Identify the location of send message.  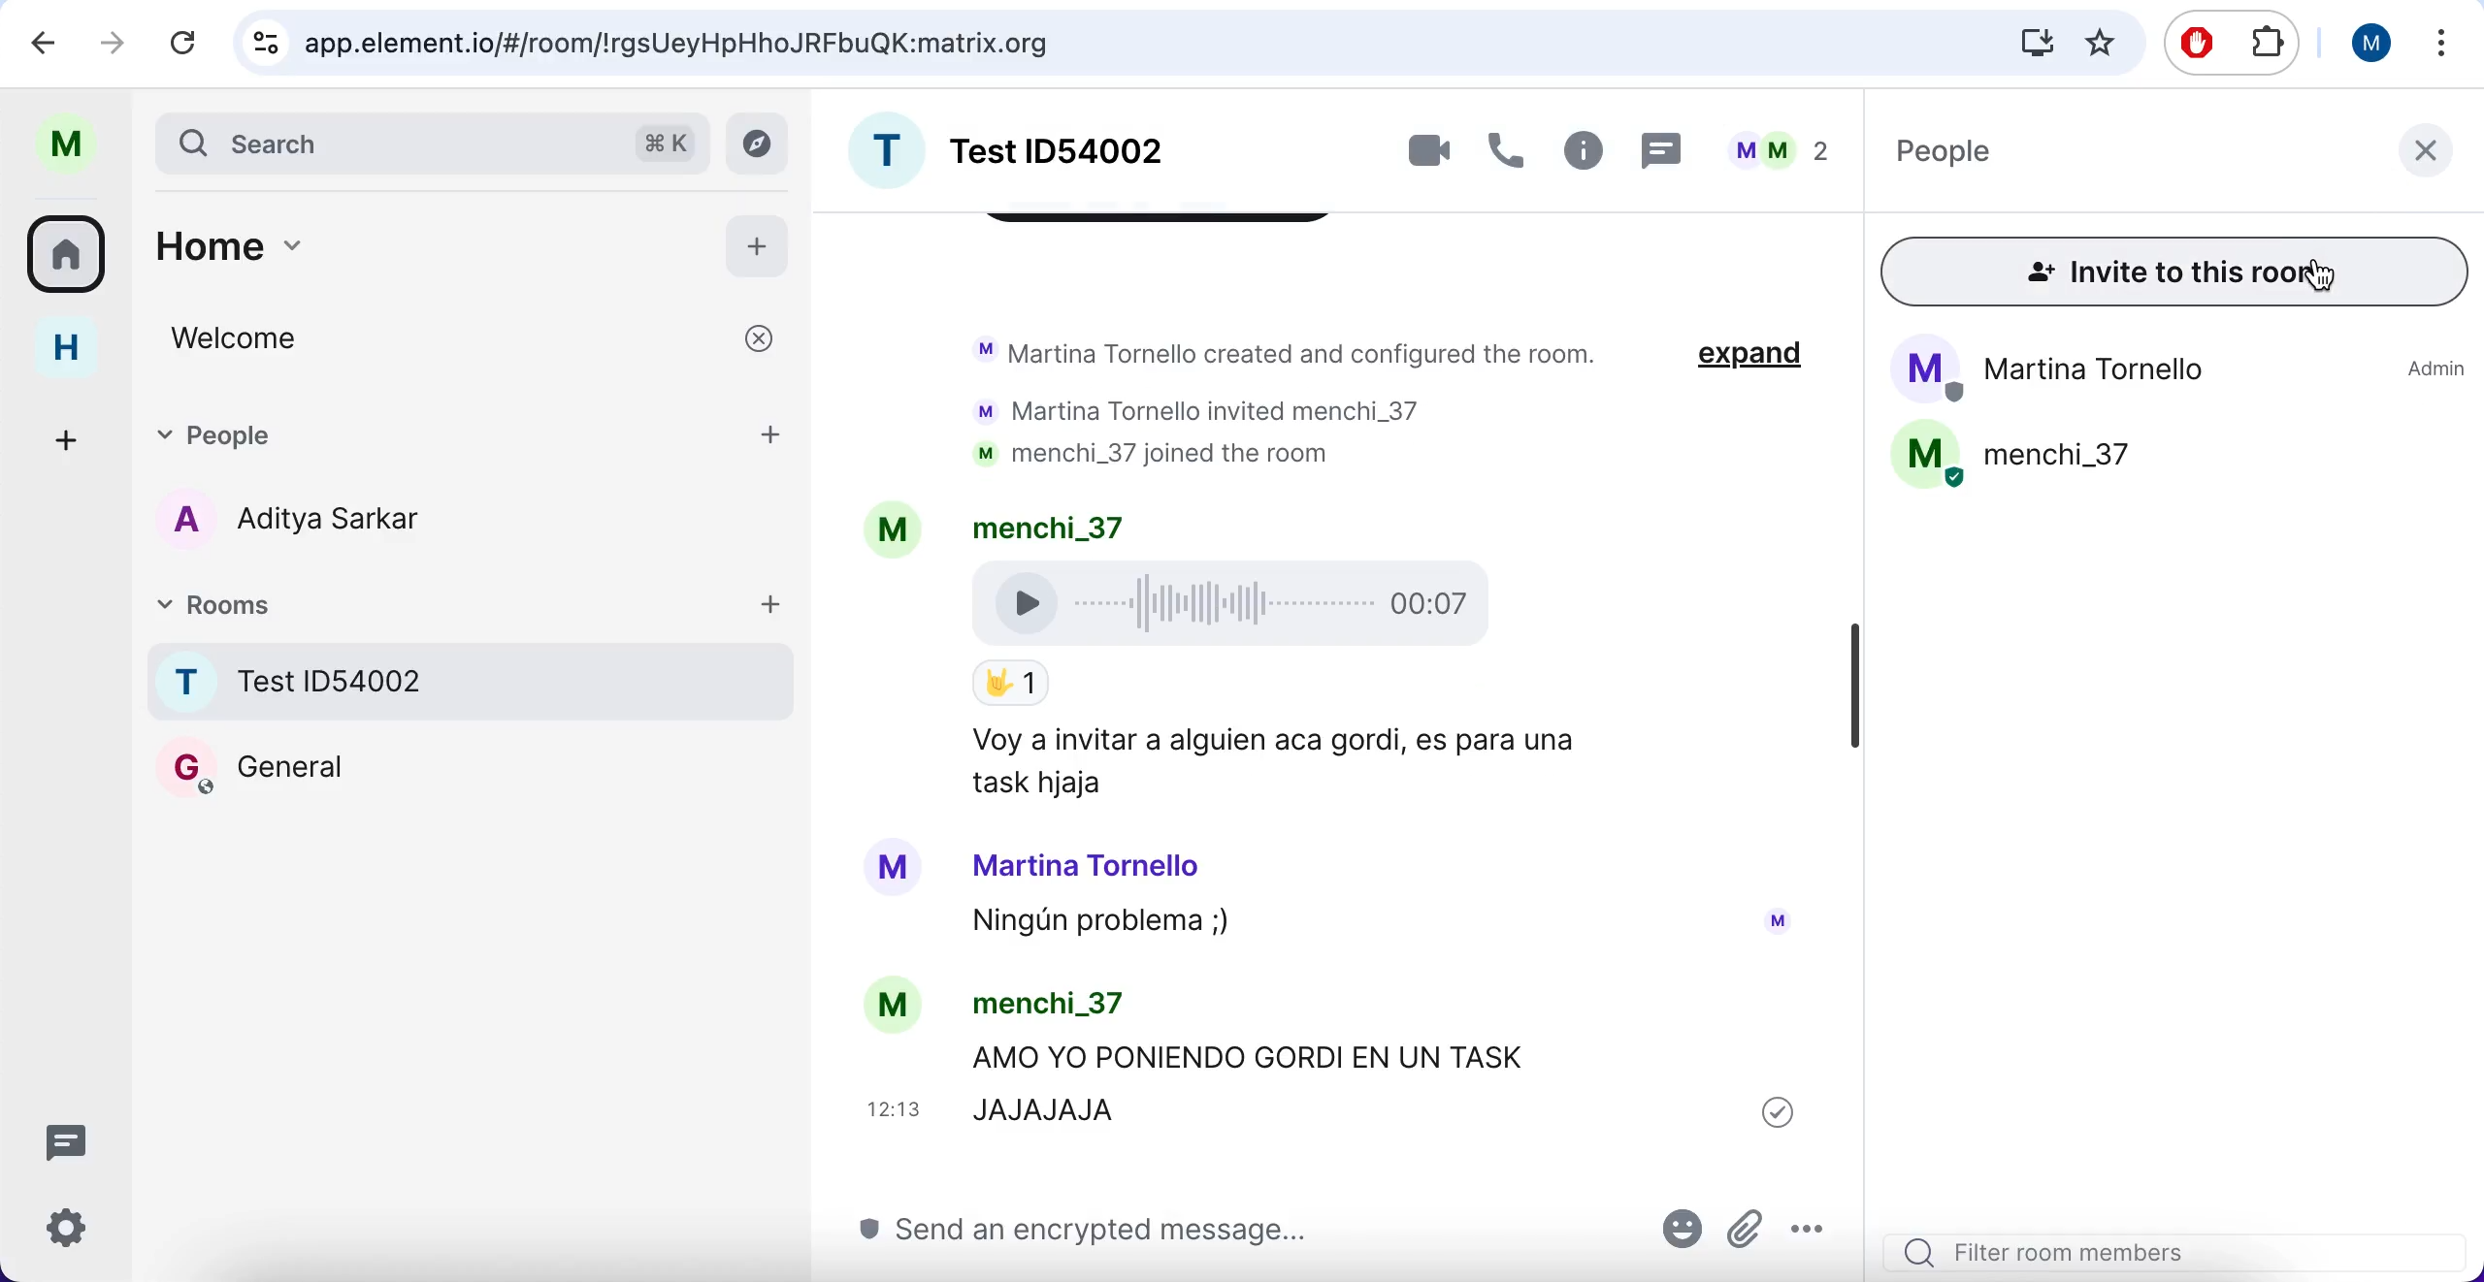
(1149, 1234).